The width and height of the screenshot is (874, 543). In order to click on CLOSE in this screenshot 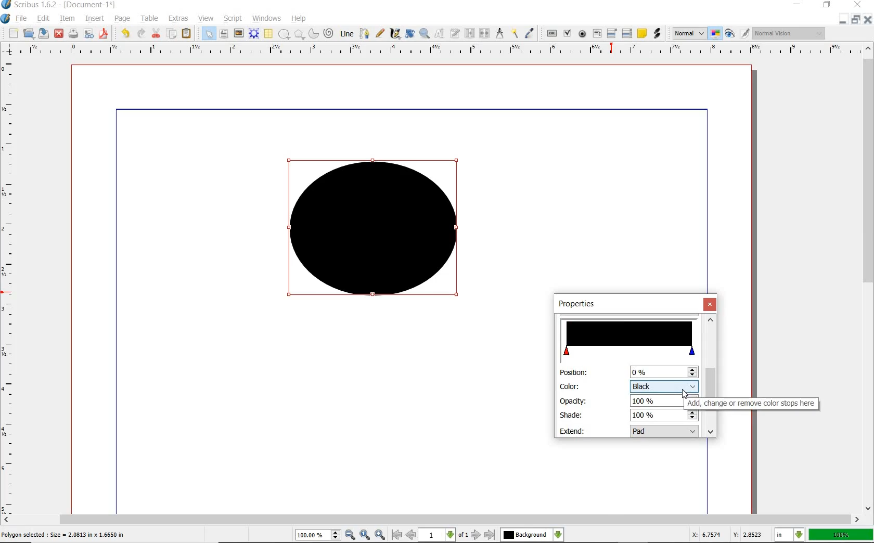, I will do `click(59, 34)`.